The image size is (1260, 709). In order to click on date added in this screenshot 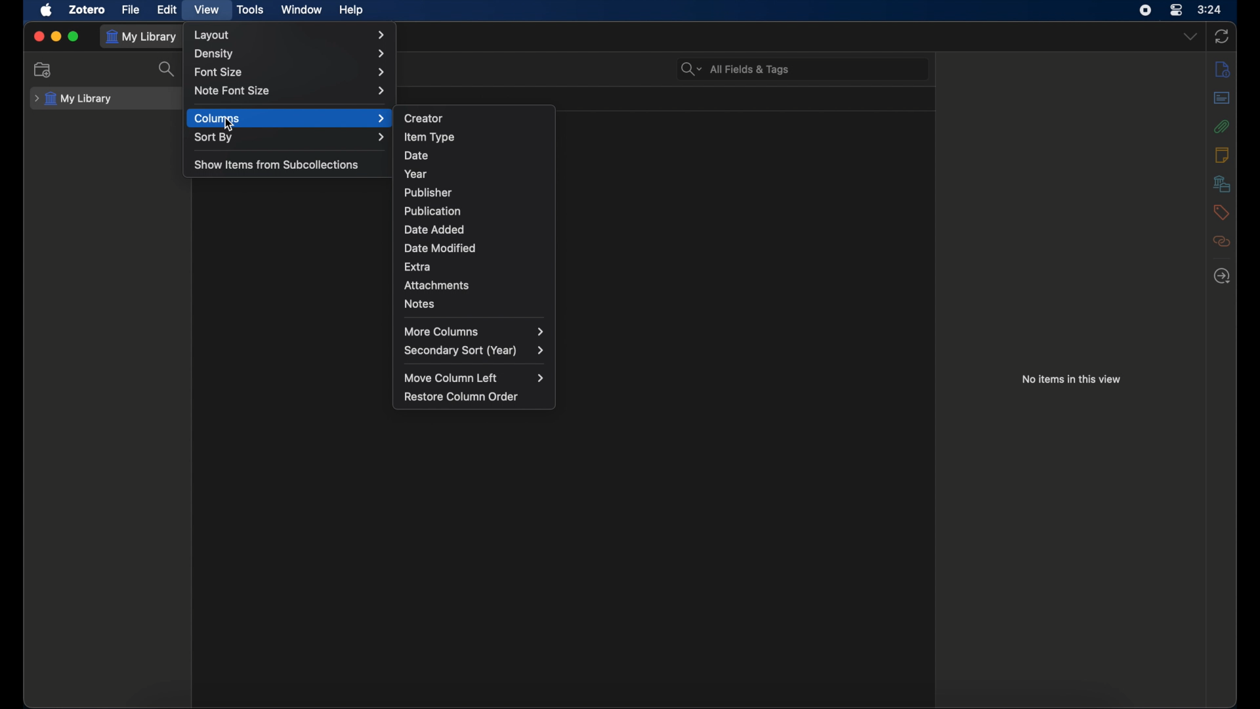, I will do `click(434, 230)`.